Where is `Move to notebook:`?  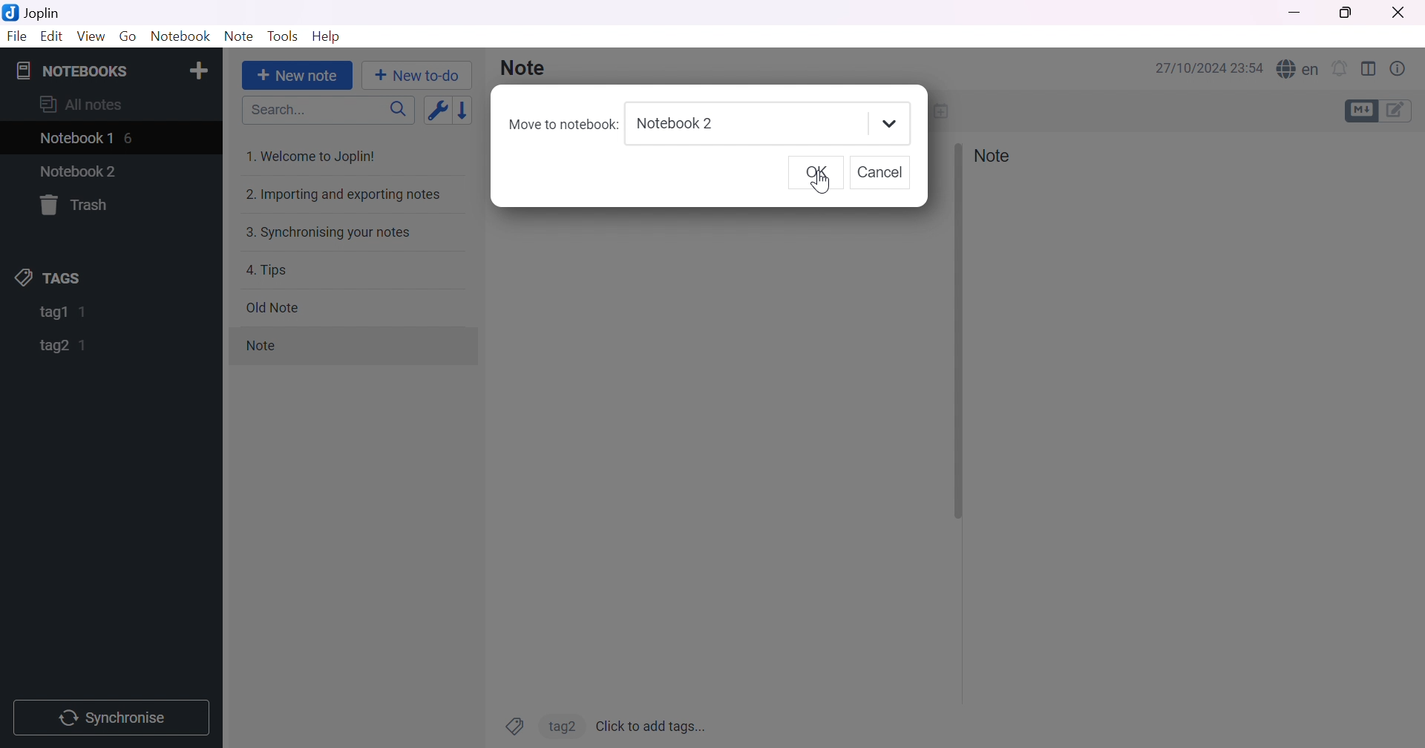 Move to notebook: is located at coordinates (562, 125).